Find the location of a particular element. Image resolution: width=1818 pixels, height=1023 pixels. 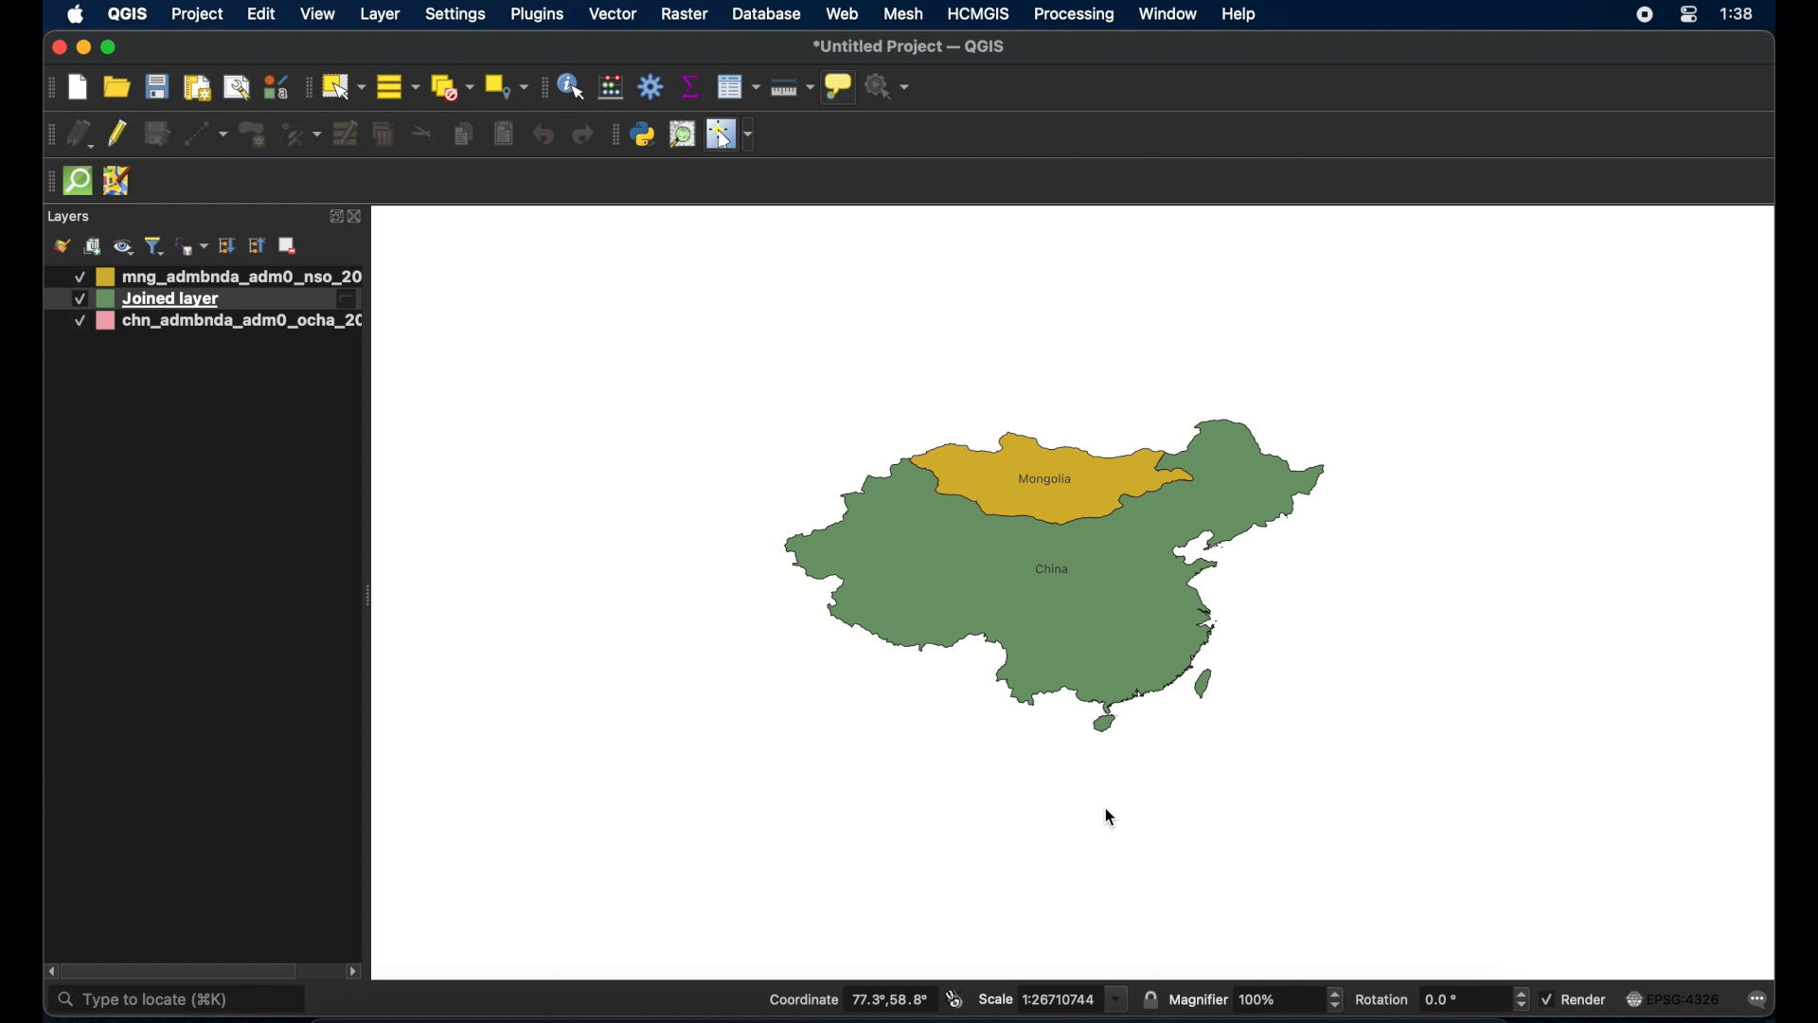

python console is located at coordinates (644, 135).